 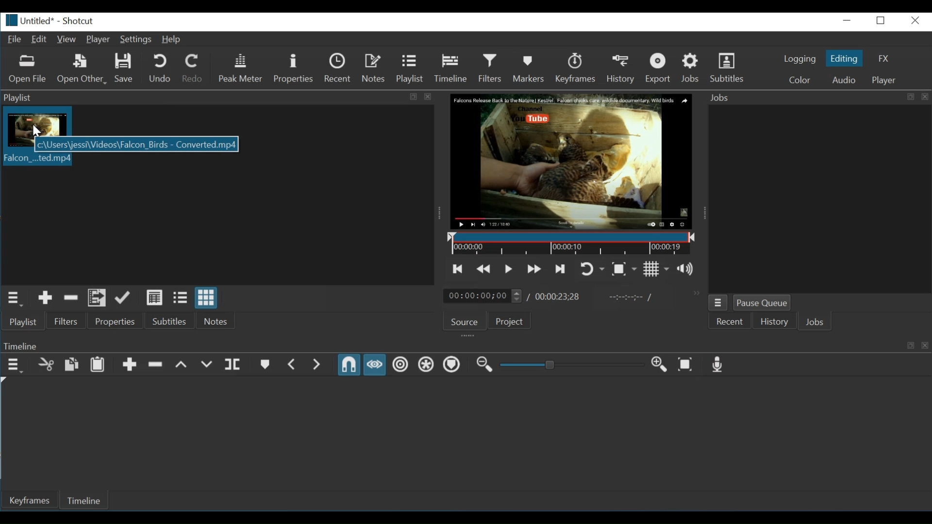 I want to click on Ripple delete, so click(x=156, y=364).